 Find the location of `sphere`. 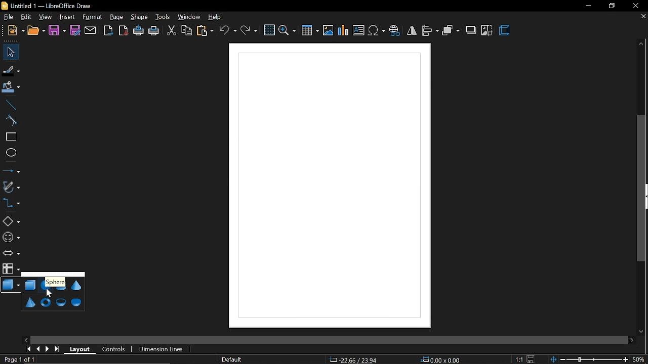

sphere is located at coordinates (47, 286).